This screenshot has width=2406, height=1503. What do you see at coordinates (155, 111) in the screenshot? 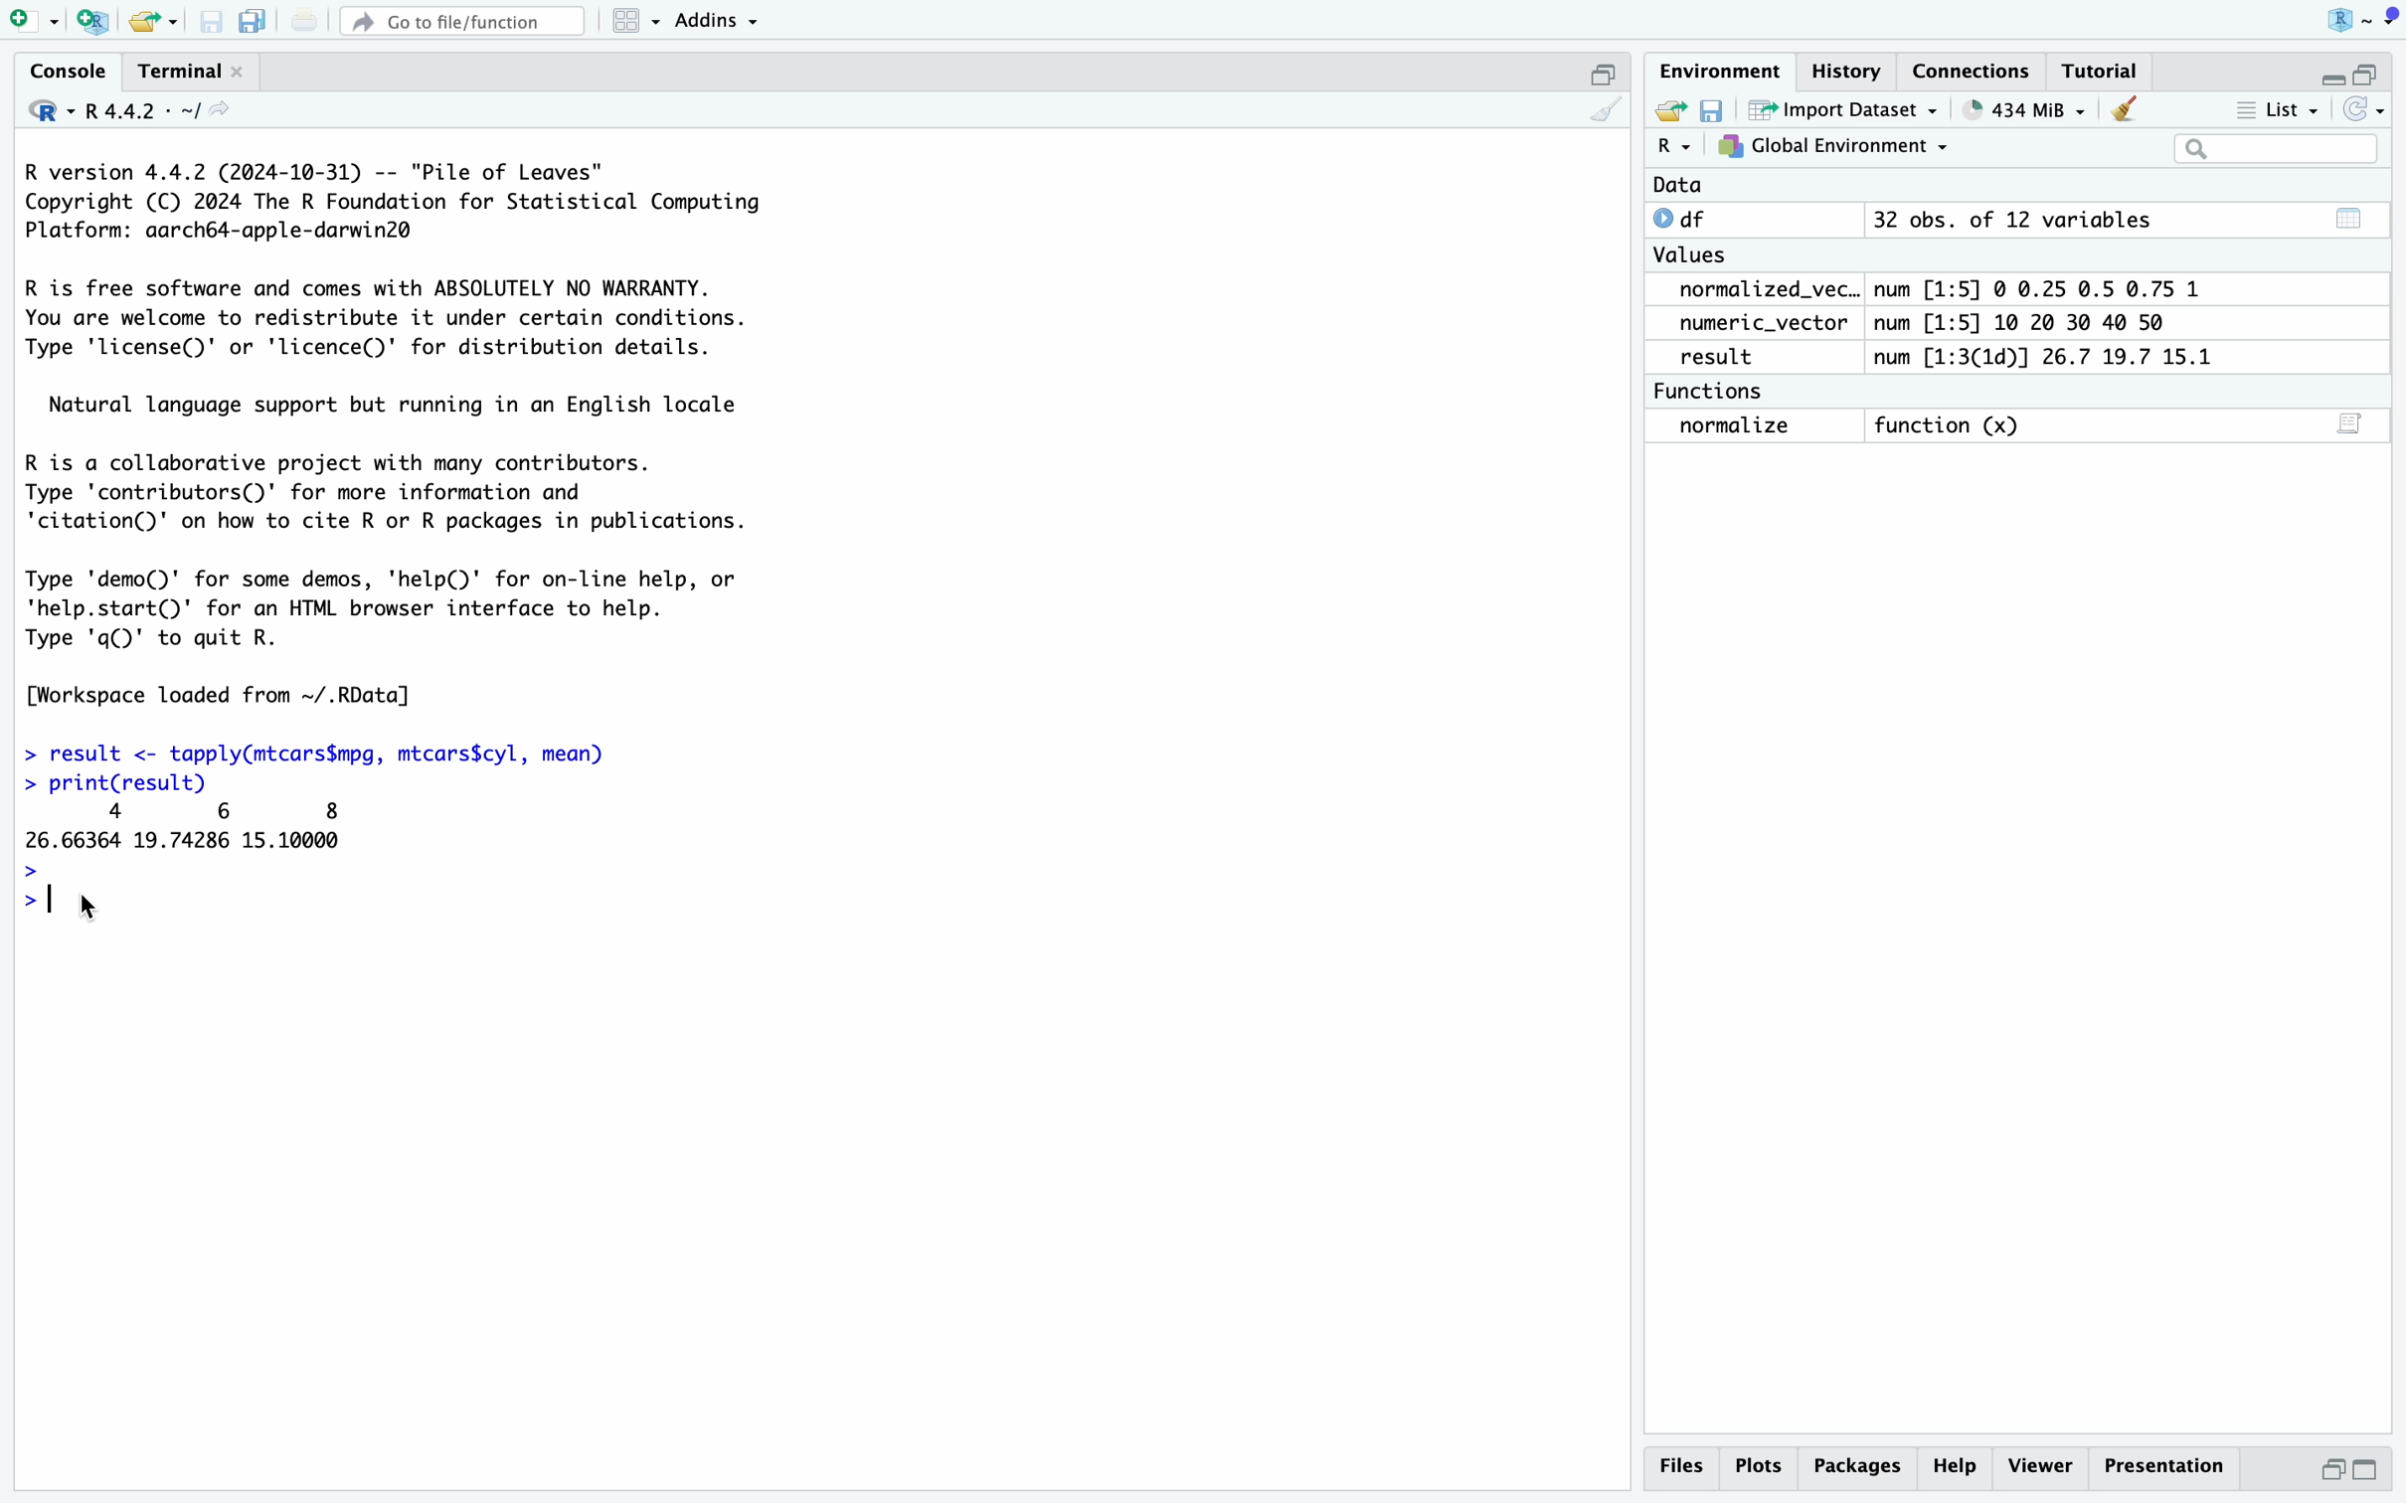
I see `R4.4.2 - ~/` at bounding box center [155, 111].